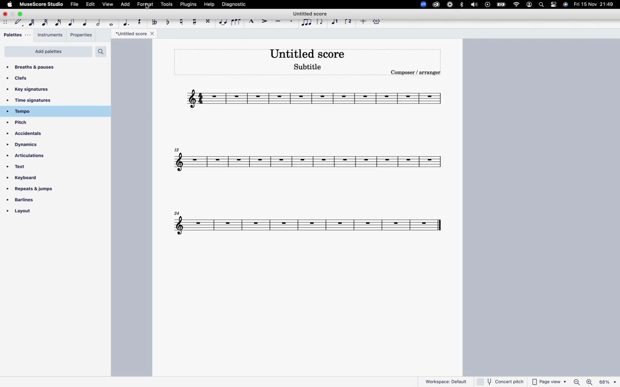 The height and width of the screenshot is (387, 620). Describe the element at coordinates (321, 21) in the screenshot. I see `flip direction` at that location.